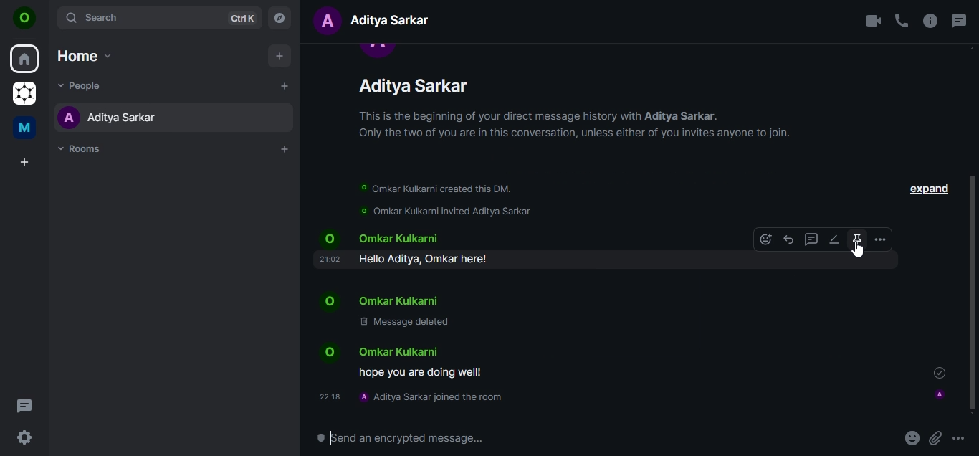 This screenshot has width=979, height=456. I want to click on me, so click(25, 127).